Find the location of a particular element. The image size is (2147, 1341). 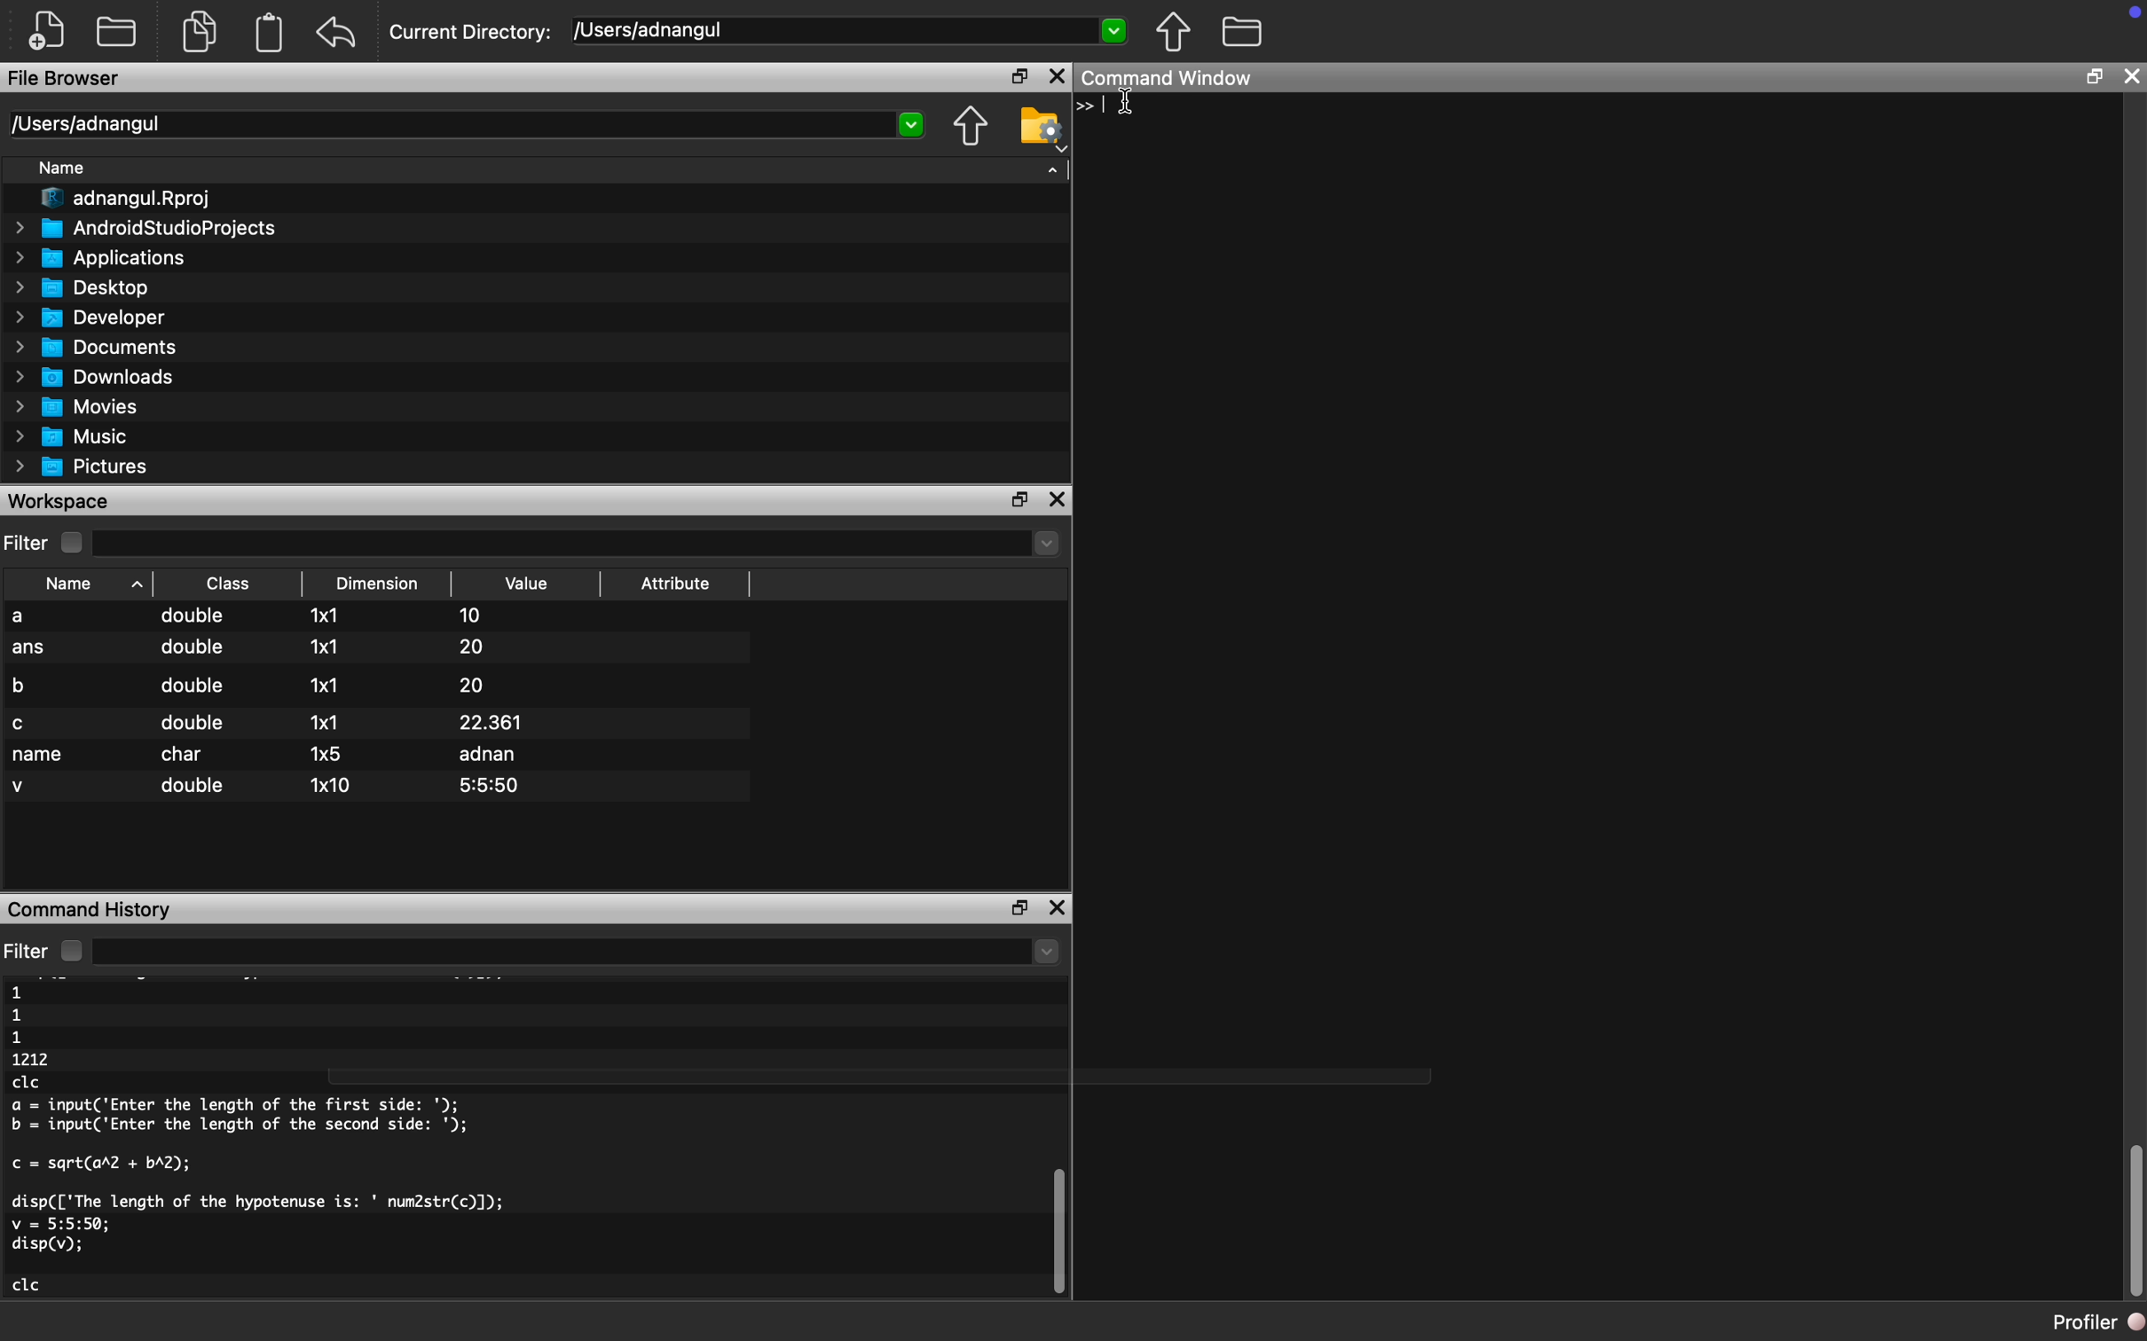

Developer is located at coordinates (83, 317).